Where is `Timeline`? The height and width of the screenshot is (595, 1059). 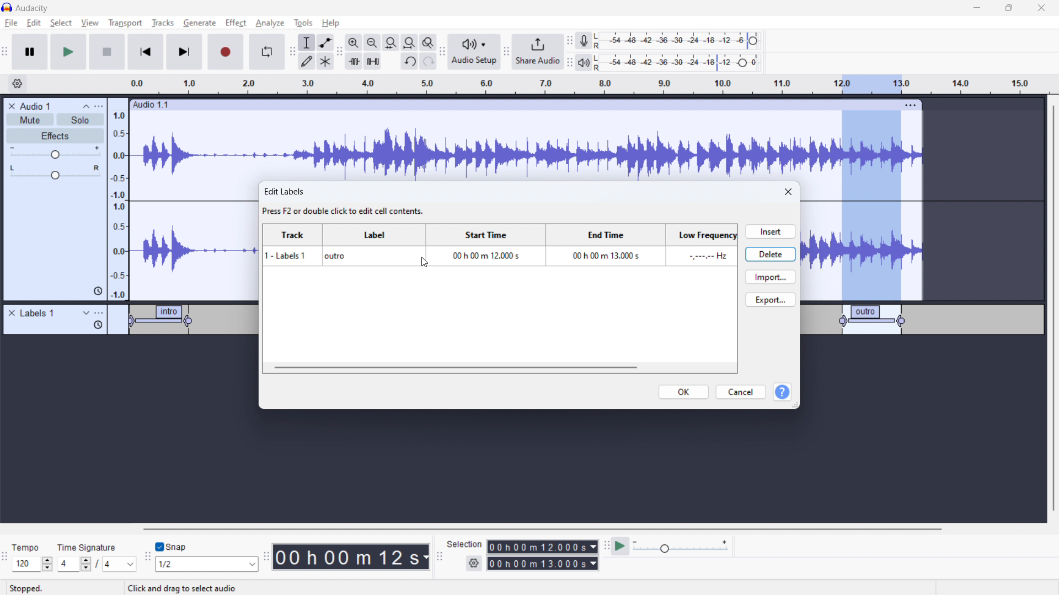 Timeline is located at coordinates (922, 372).